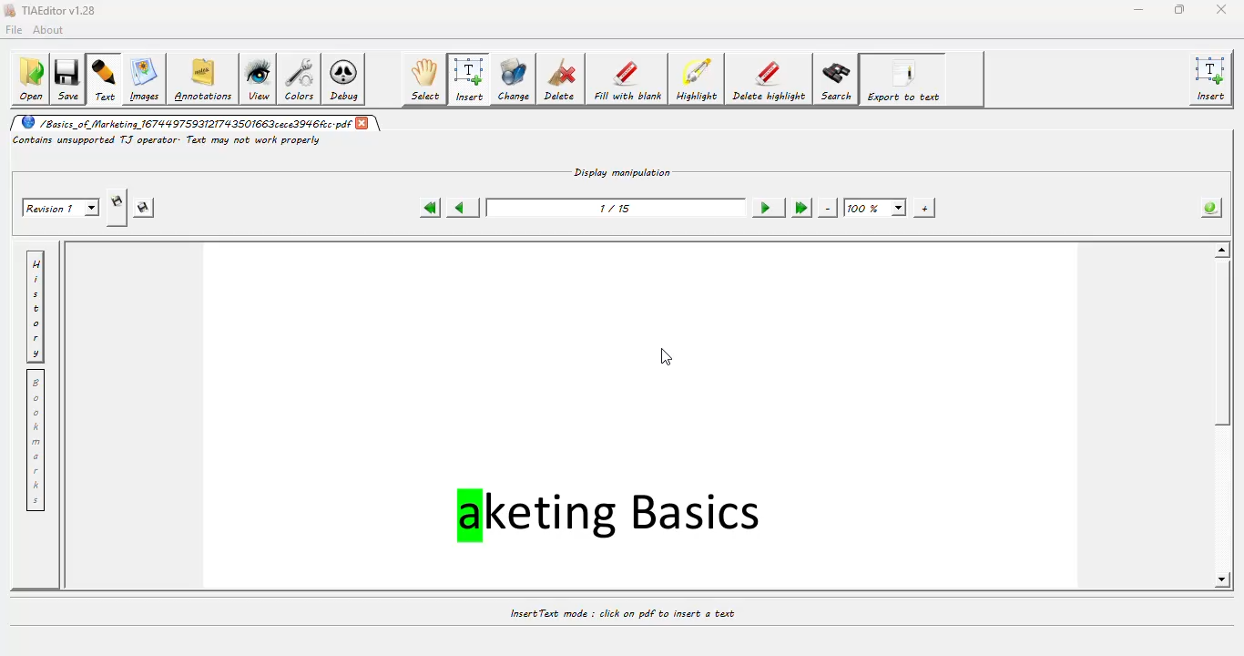  I want to click on creates new revision, so click(117, 201).